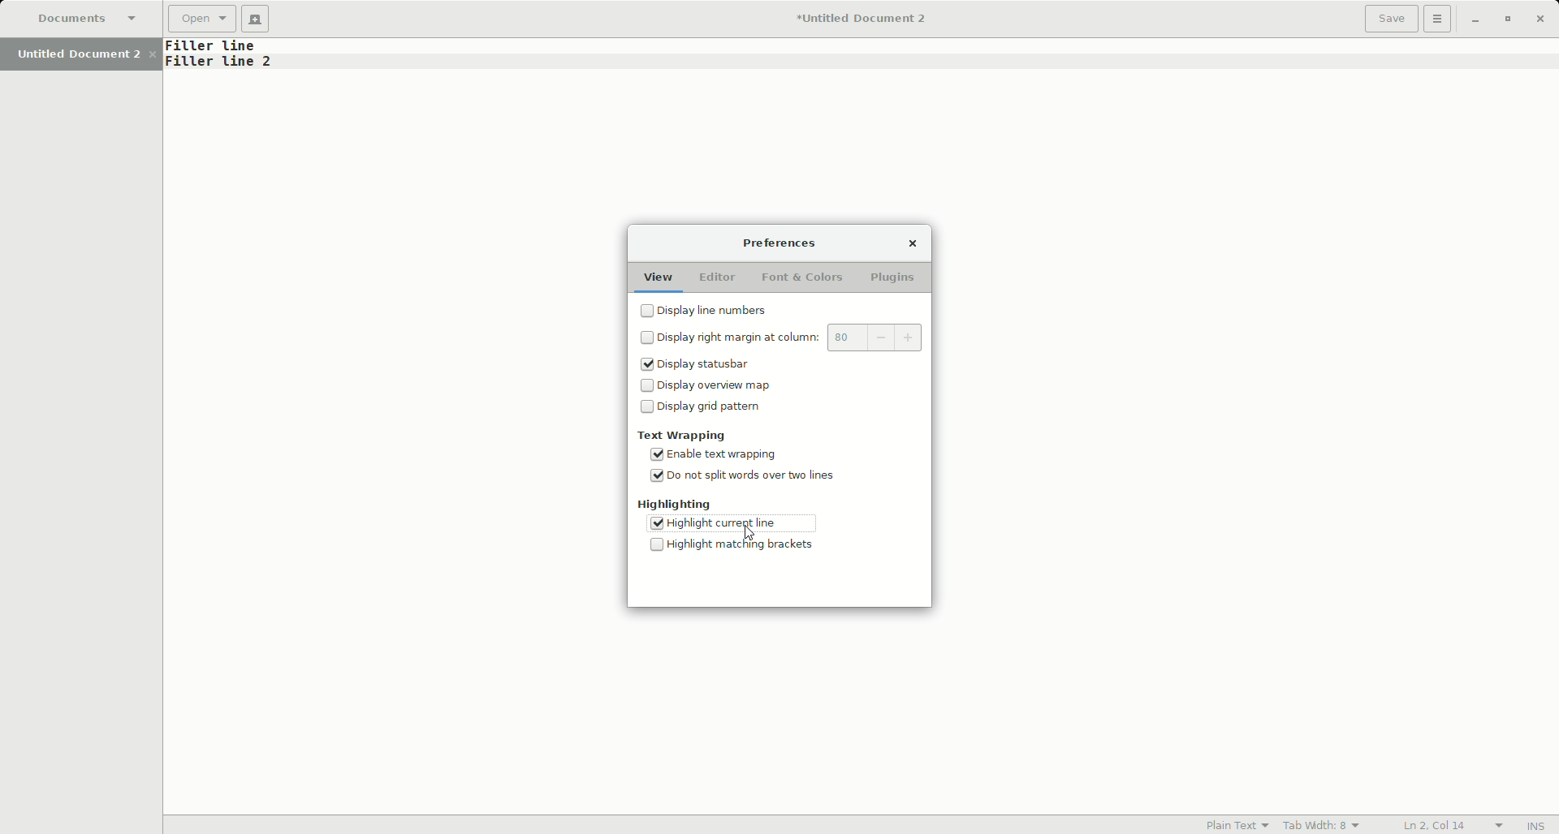 The width and height of the screenshot is (1559, 834). I want to click on Restore, so click(1505, 19).